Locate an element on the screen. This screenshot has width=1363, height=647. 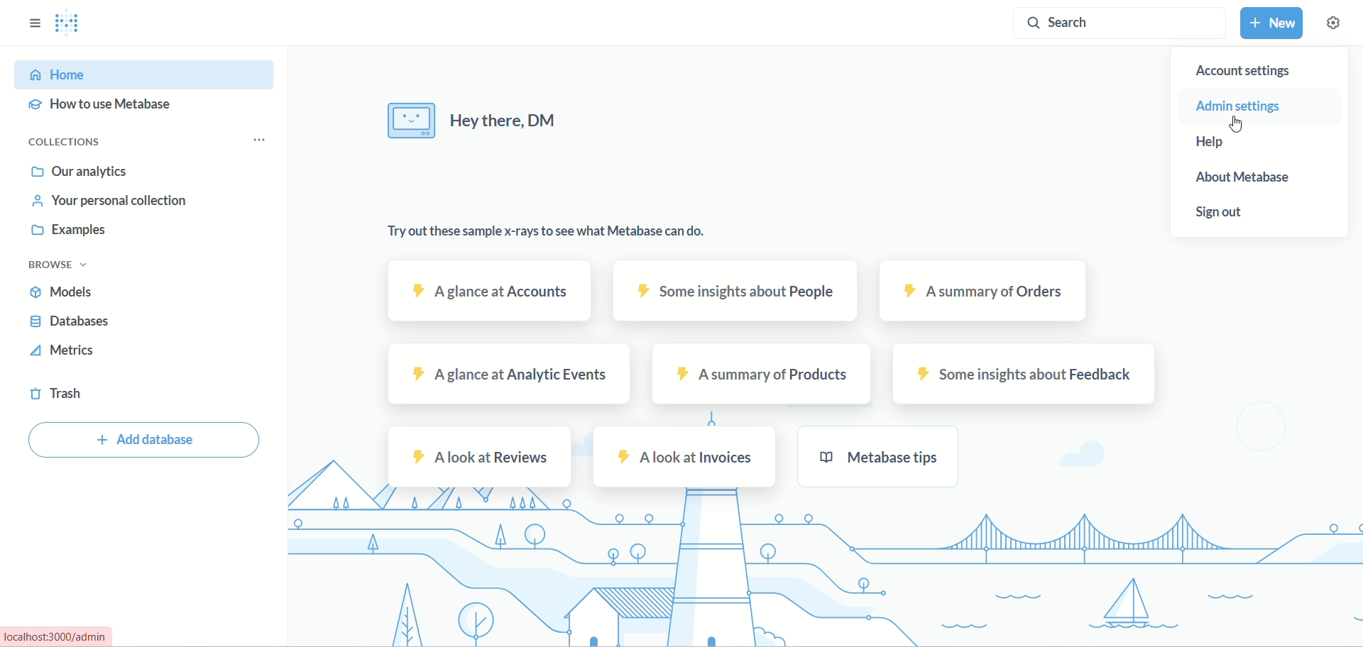
metrics is located at coordinates (67, 350).